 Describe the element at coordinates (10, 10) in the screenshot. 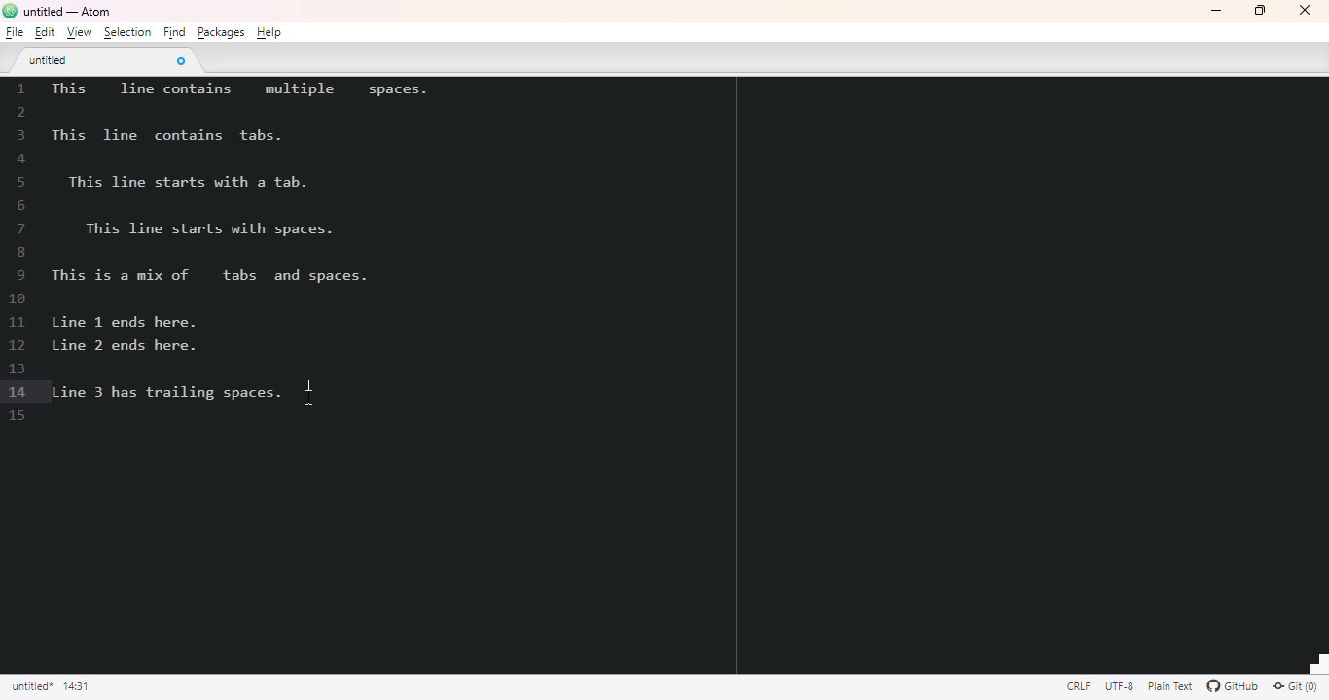

I see `logo` at that location.